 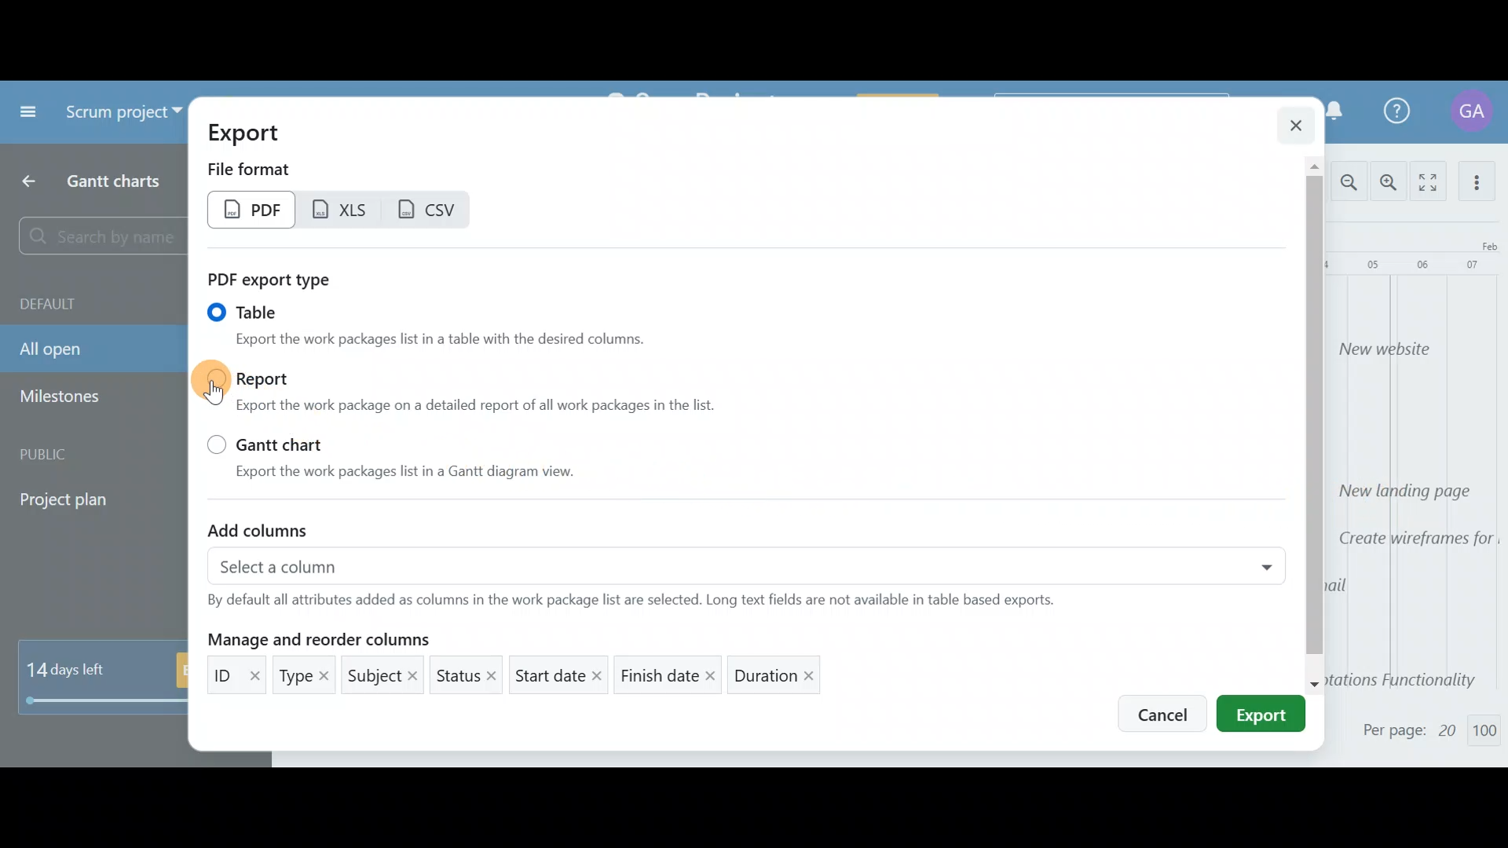 I want to click on Status, so click(x=467, y=673).